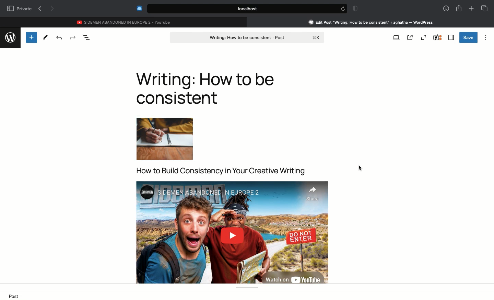  Describe the element at coordinates (250, 22) in the screenshot. I see `close` at that location.